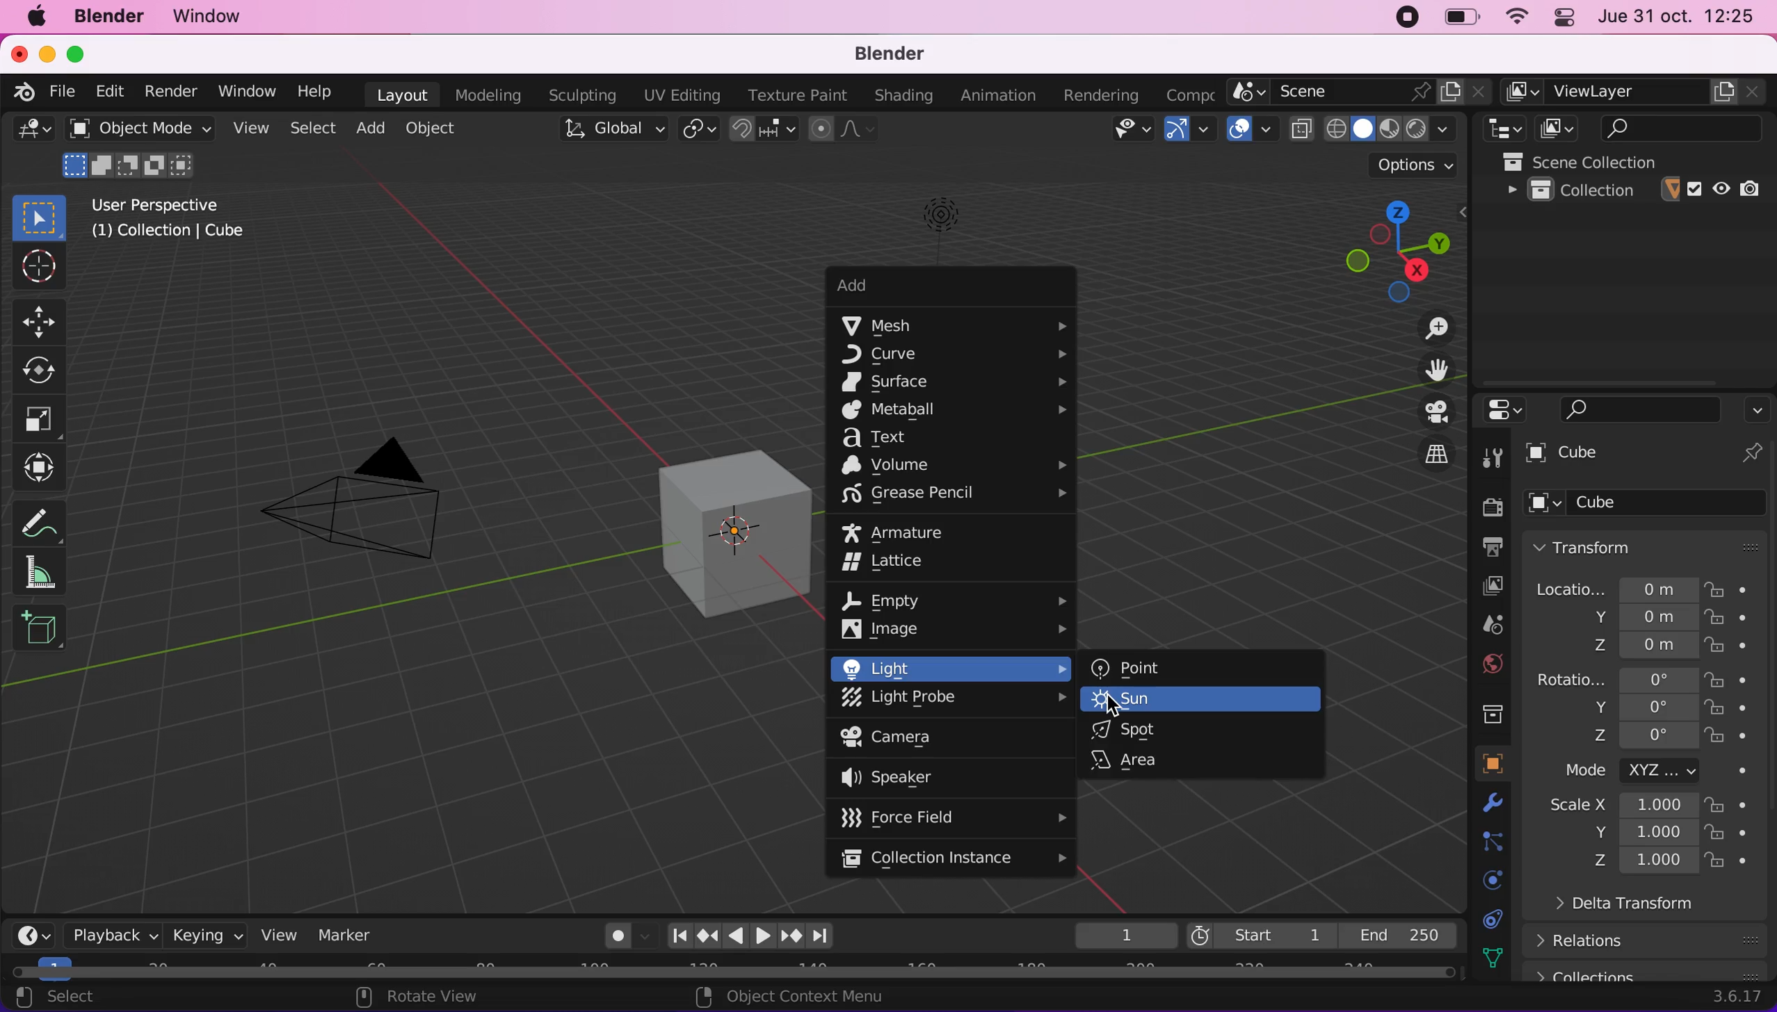  What do you see at coordinates (1489, 918) in the screenshot?
I see `constraints` at bounding box center [1489, 918].